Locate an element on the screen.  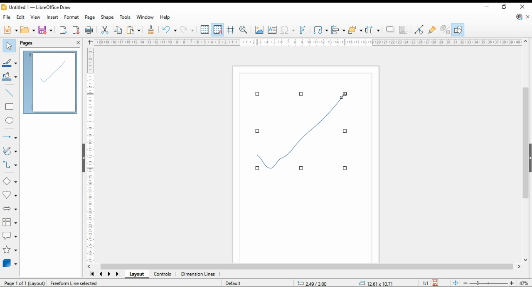
shape is located at coordinates (299, 131).